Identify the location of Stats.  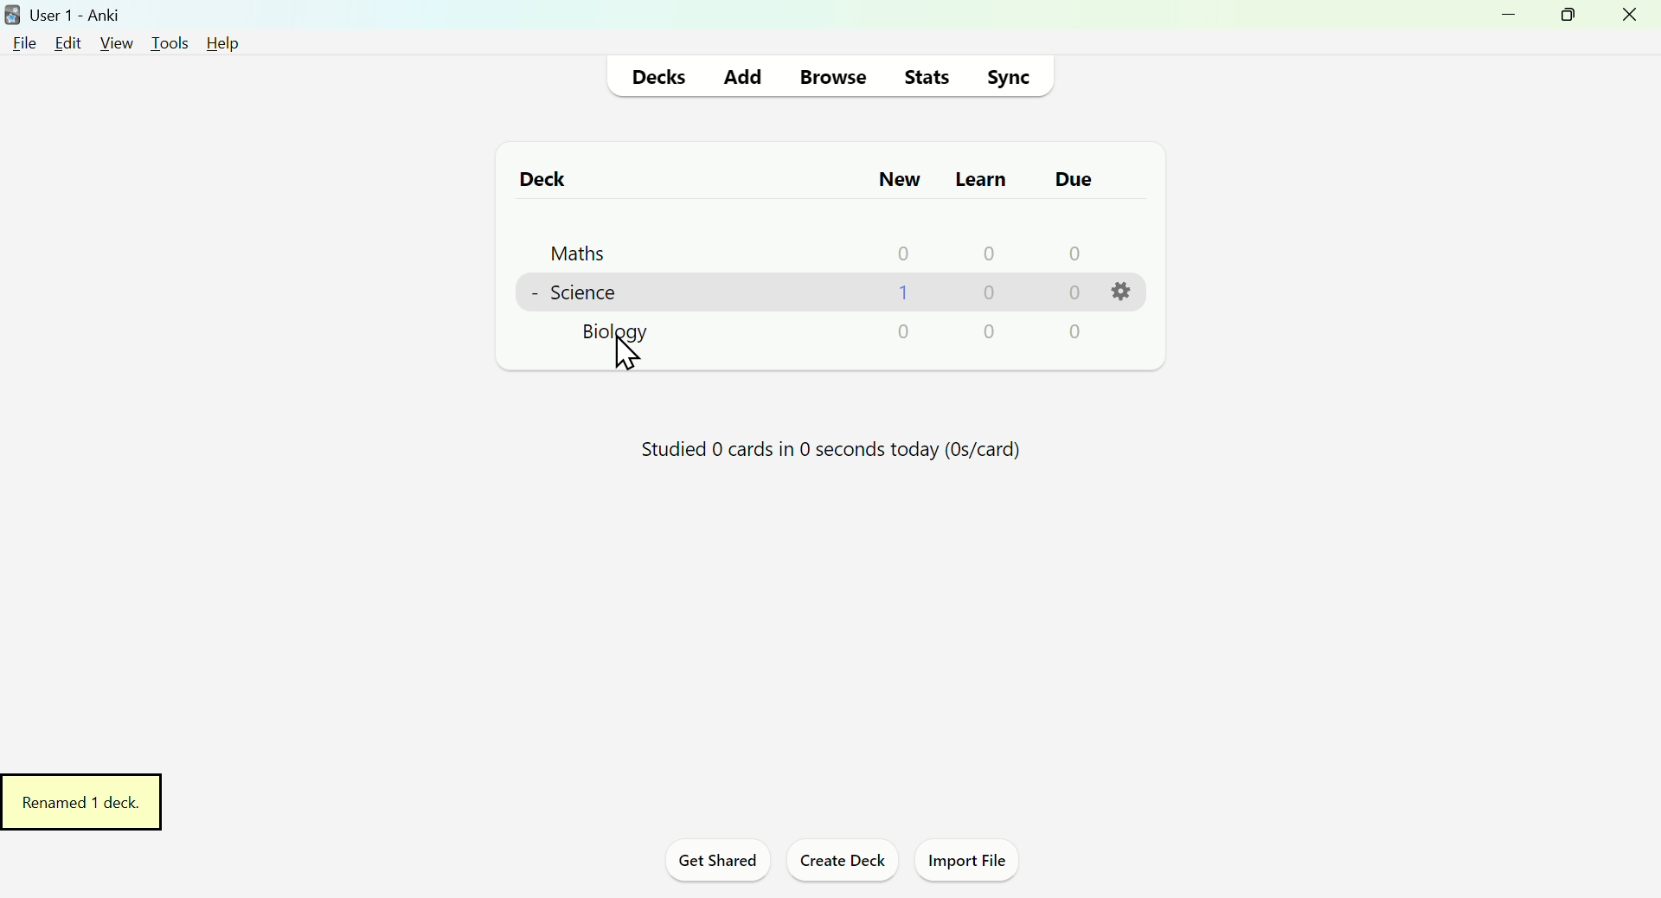
(927, 75).